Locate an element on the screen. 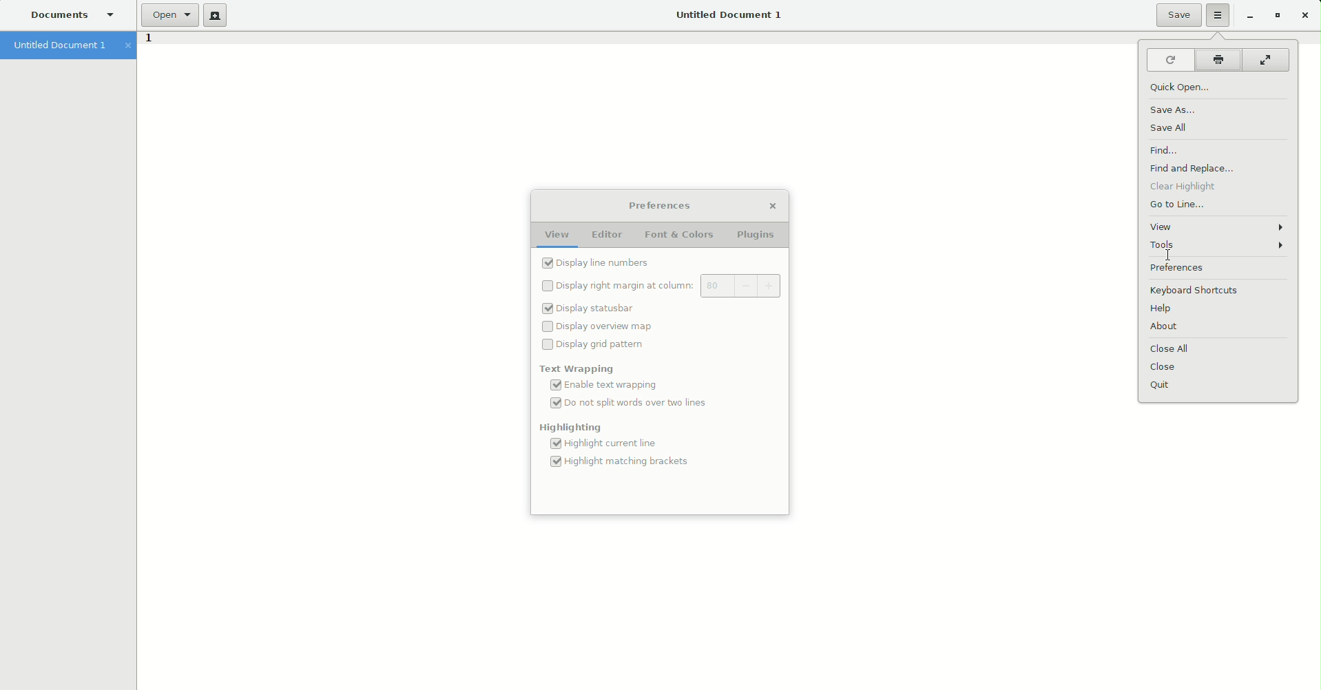  Open is located at coordinates (169, 15).